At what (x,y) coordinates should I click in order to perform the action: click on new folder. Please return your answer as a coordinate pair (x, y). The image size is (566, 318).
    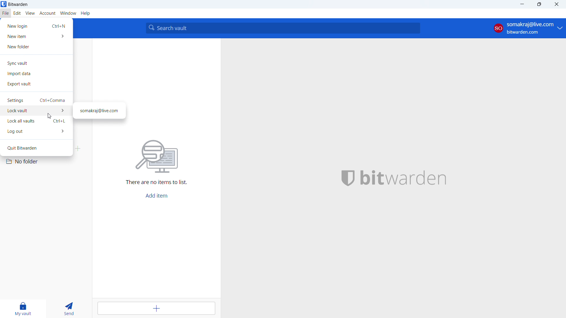
    Looking at the image, I should click on (37, 47).